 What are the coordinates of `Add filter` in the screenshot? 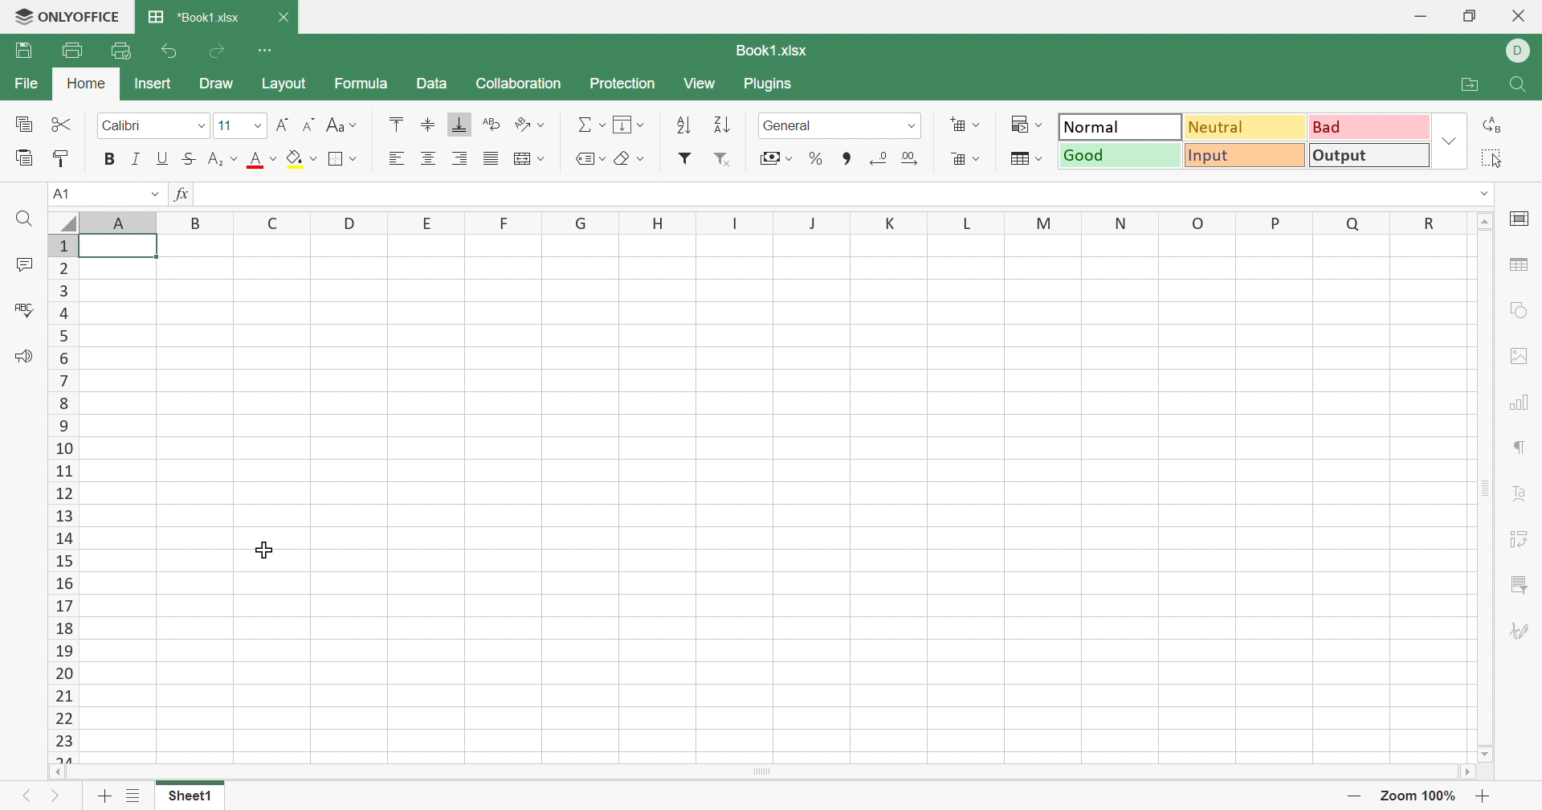 It's located at (687, 157).